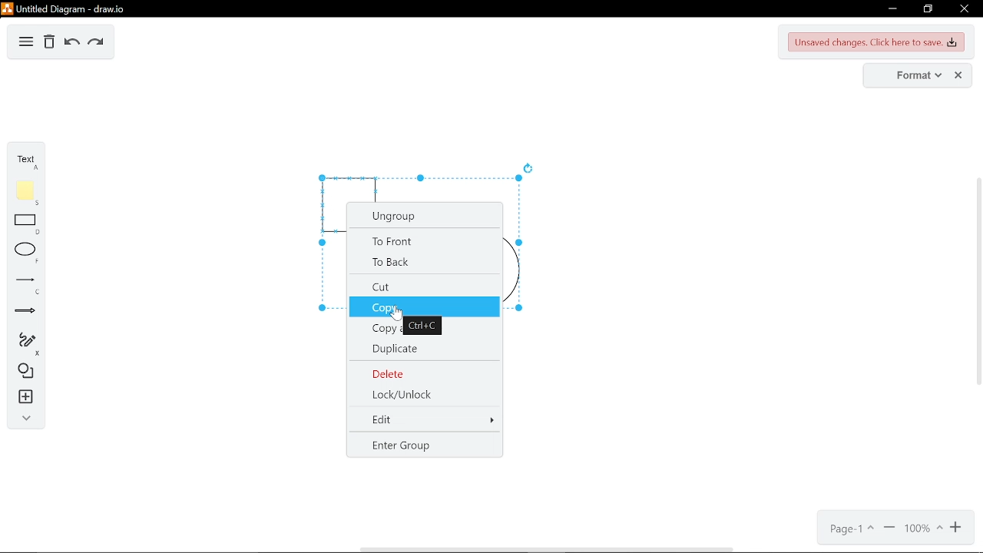 The height and width of the screenshot is (553, 983). I want to click on rectangle, so click(26, 225).